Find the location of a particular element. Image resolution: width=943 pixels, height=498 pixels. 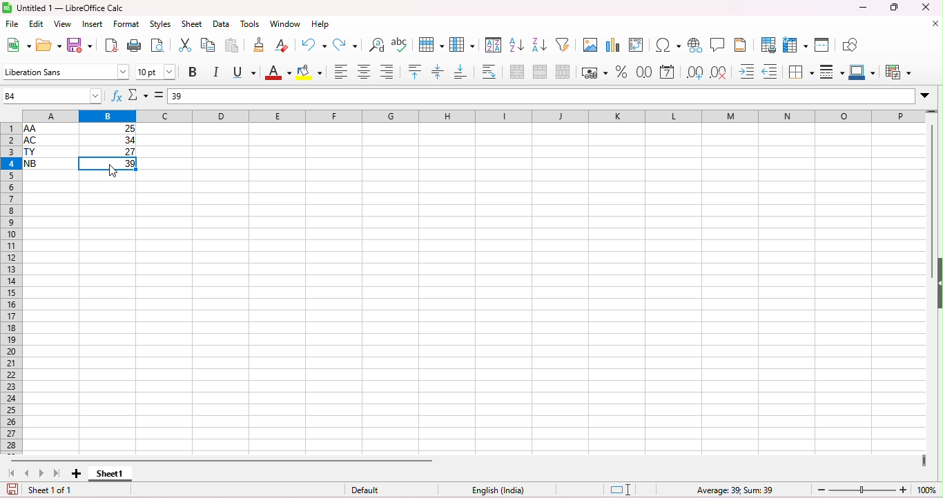

format as percent is located at coordinates (621, 71).